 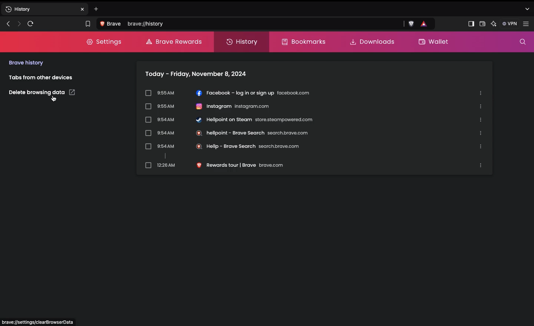 I want to click on AI, so click(x=493, y=24).